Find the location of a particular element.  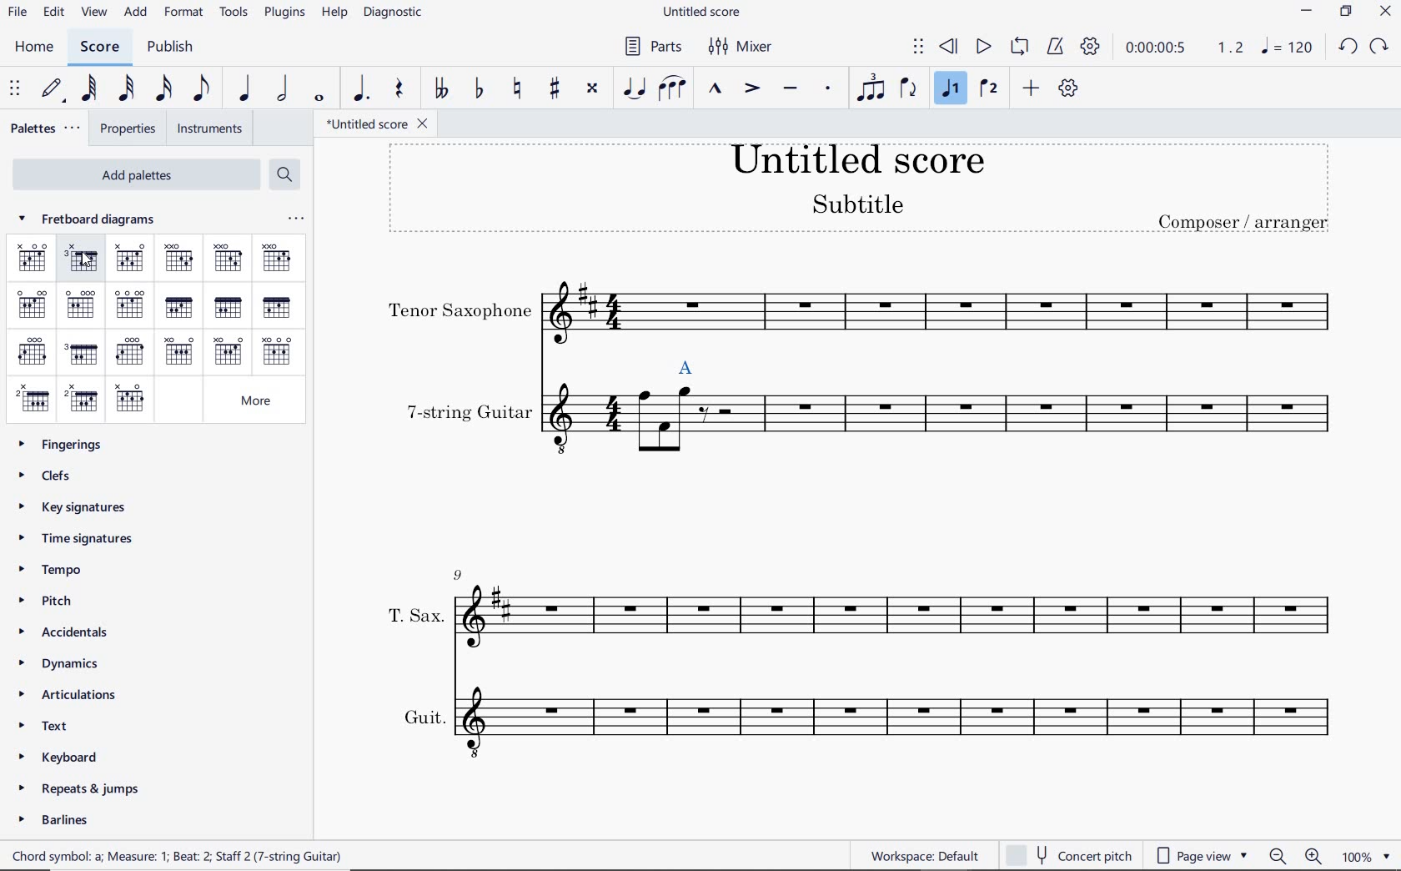

F is located at coordinates (178, 308).